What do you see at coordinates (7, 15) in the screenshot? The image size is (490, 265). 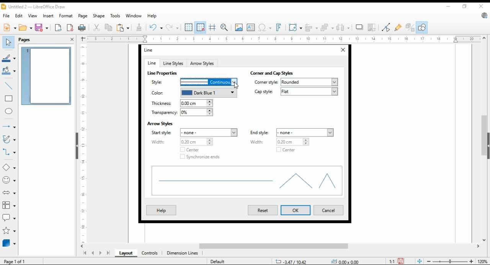 I see `file` at bounding box center [7, 15].